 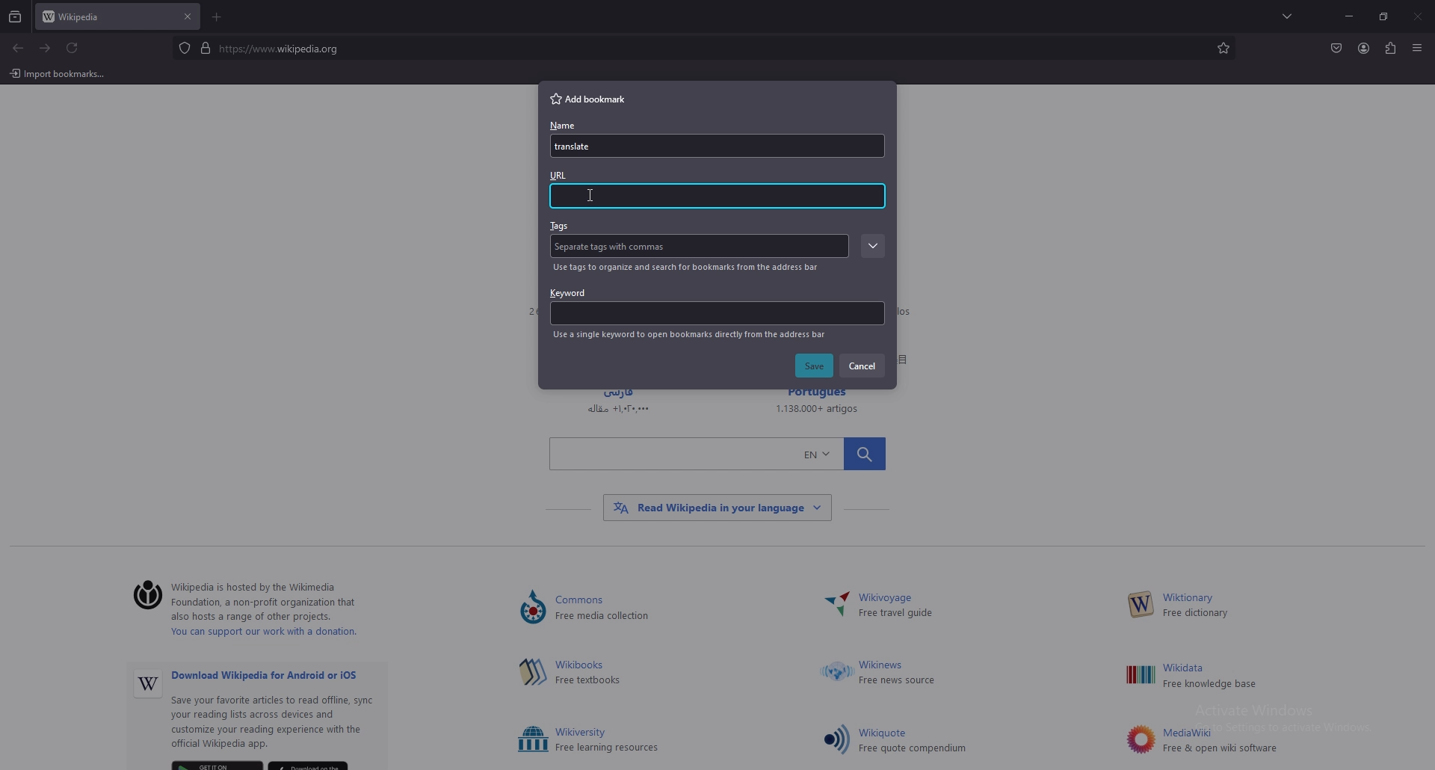 I want to click on cancel, so click(x=864, y=365).